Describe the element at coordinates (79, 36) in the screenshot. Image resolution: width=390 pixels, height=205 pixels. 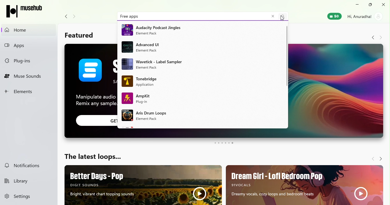
I see `Featured` at that location.